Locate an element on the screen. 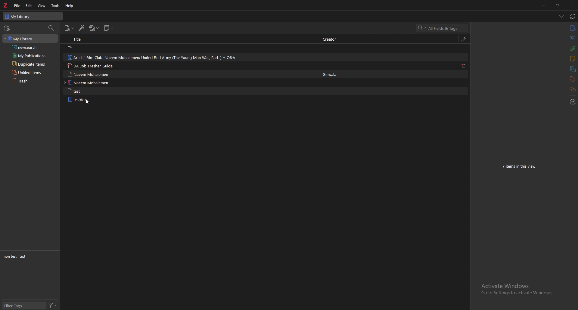 The image size is (578, 310). da_job_fresher_guide is located at coordinates (91, 66).